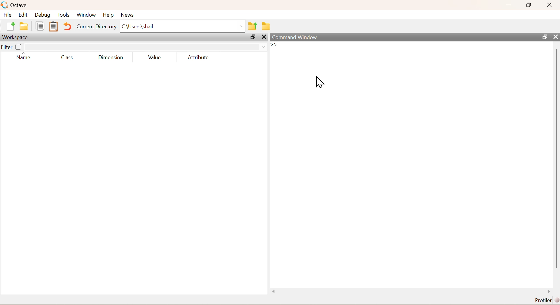 The width and height of the screenshot is (560, 305). I want to click on Undo , so click(67, 26).